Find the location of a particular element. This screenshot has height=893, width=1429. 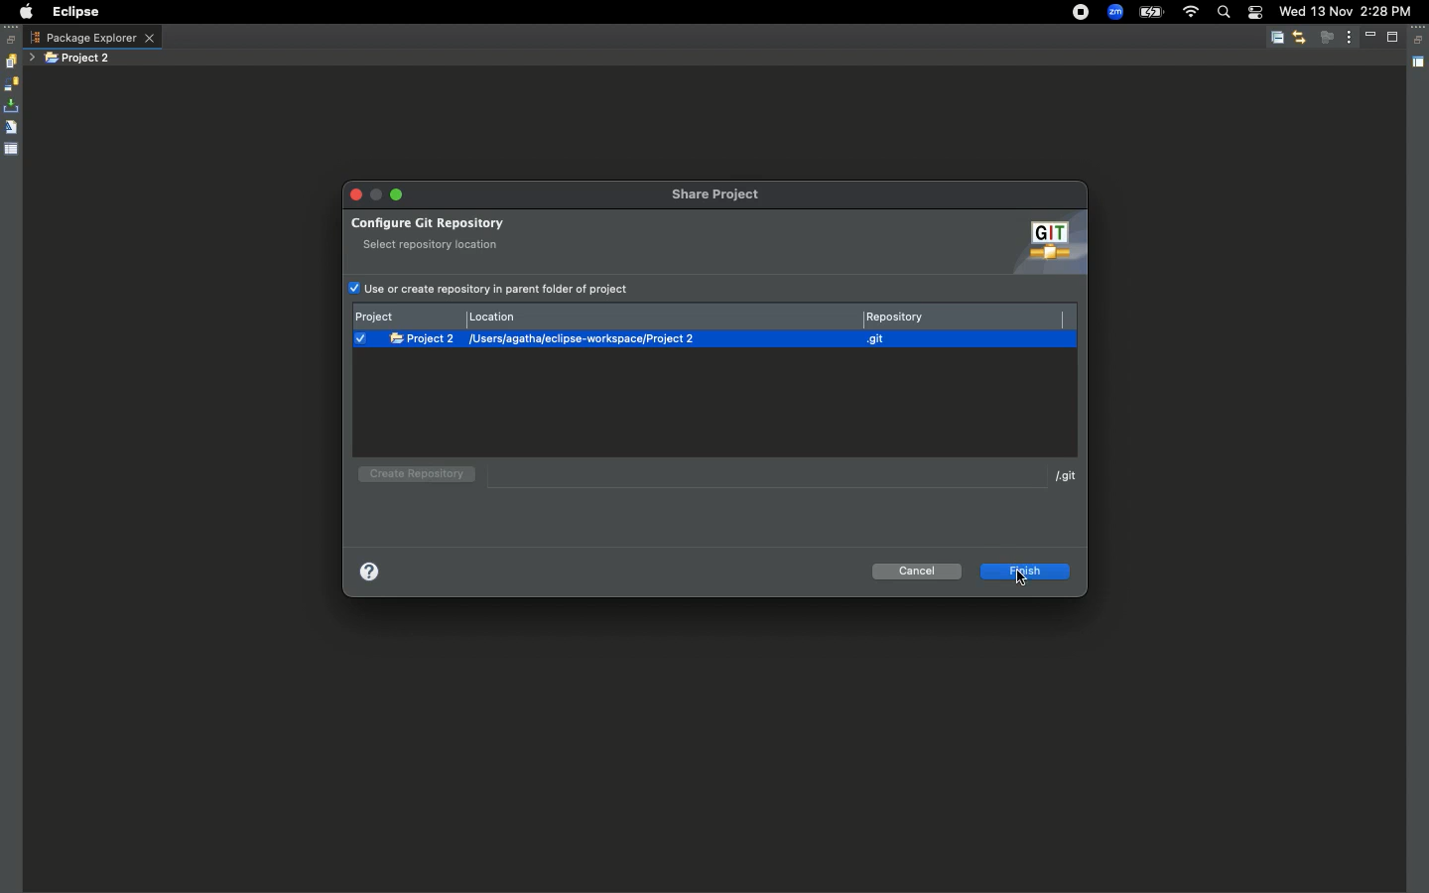

Properties is located at coordinates (12, 148).